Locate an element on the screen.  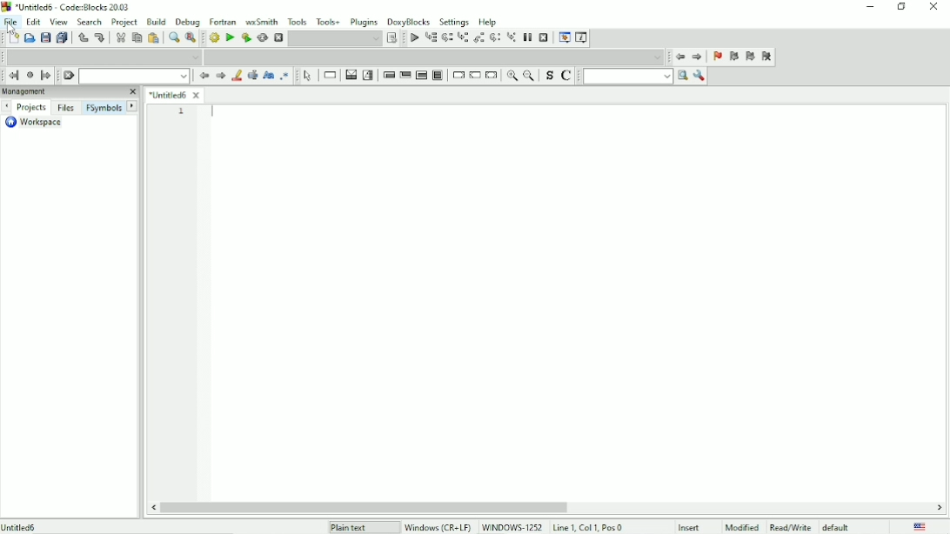
Prev is located at coordinates (6, 107).